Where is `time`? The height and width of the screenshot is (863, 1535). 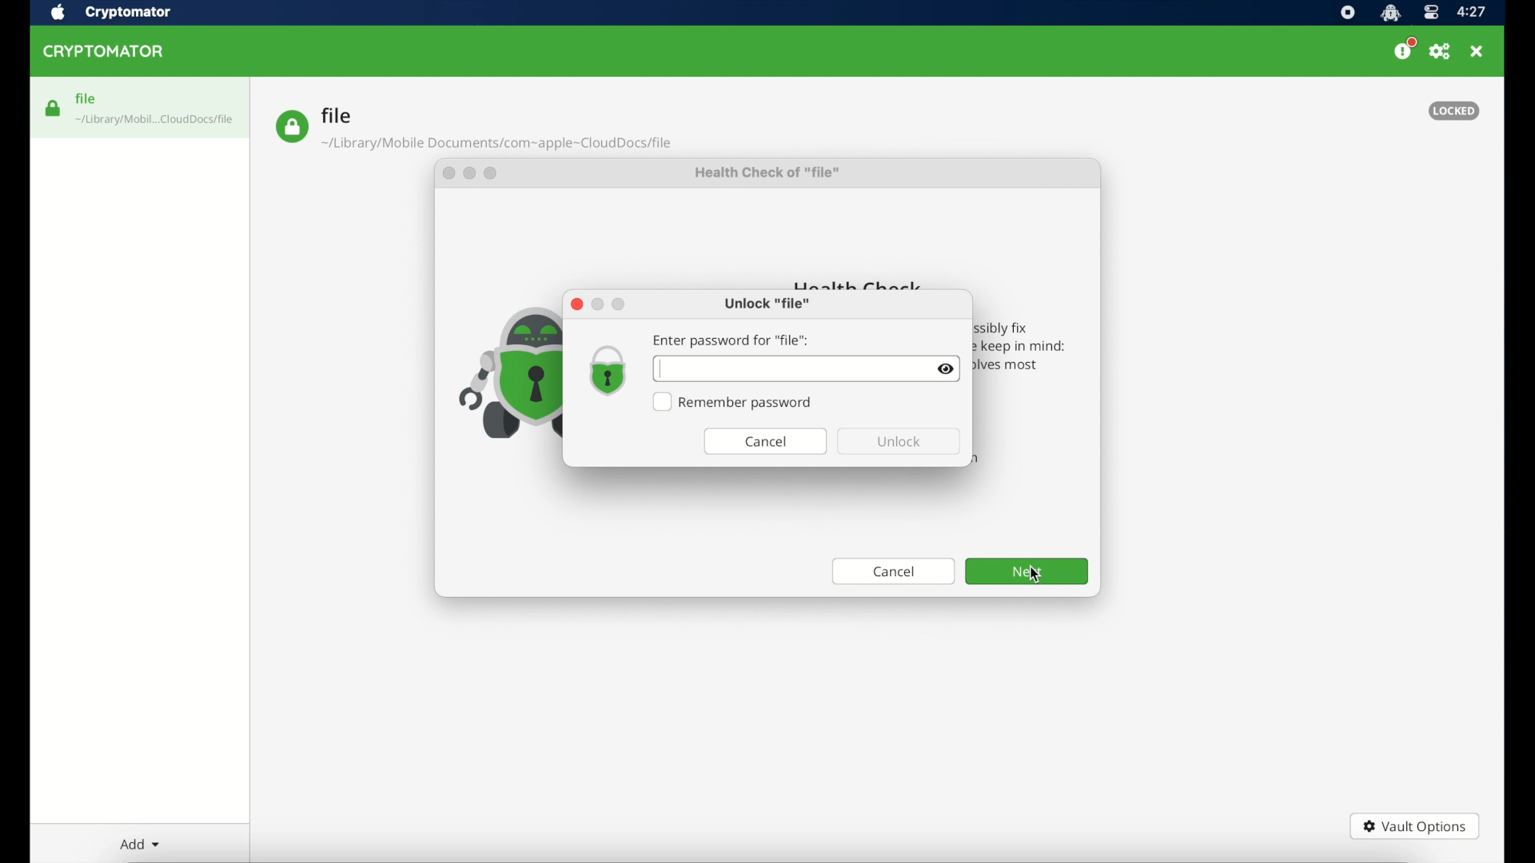 time is located at coordinates (1473, 12).